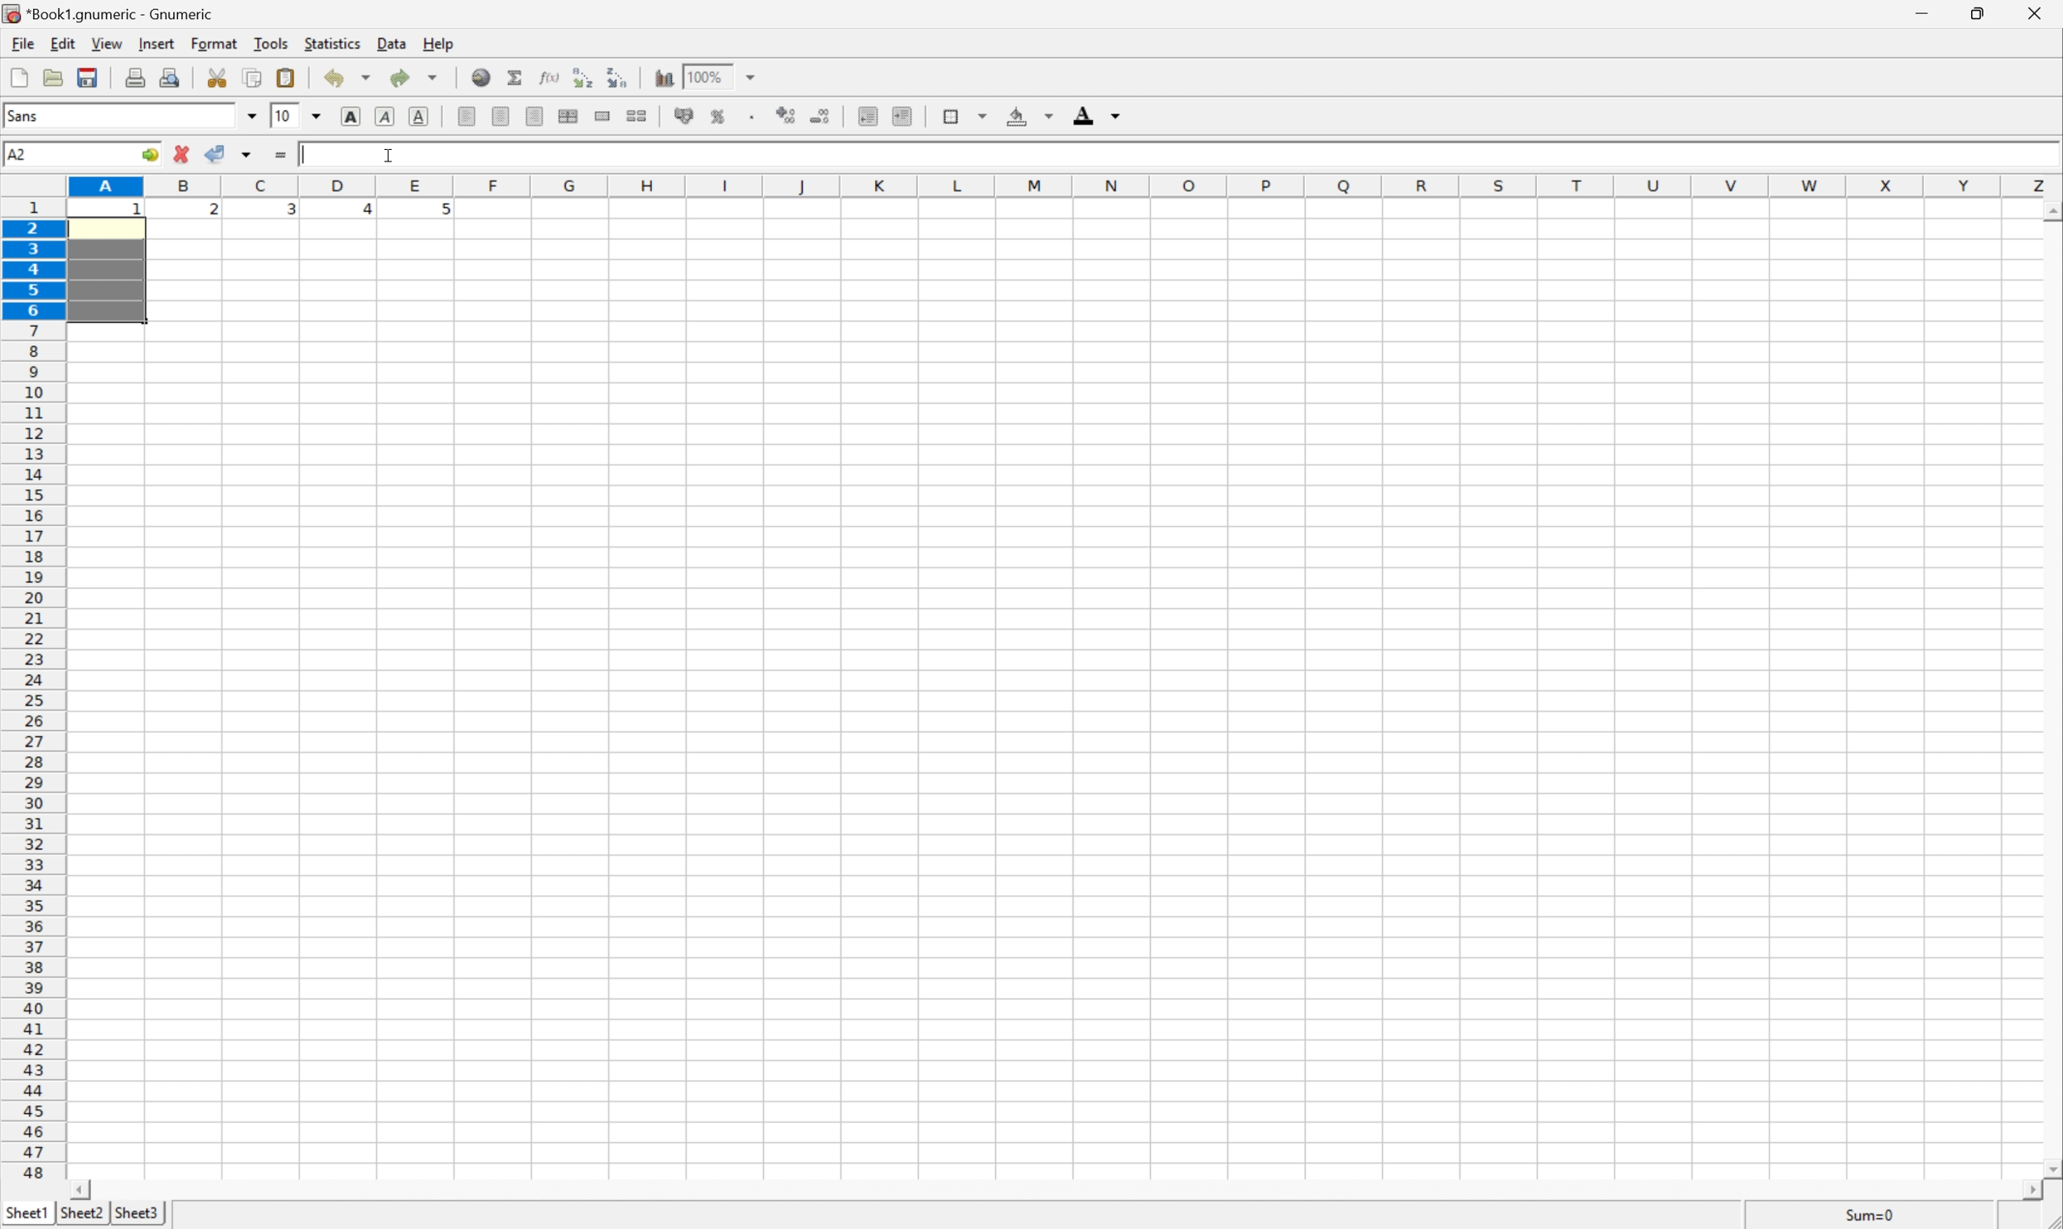 The height and width of the screenshot is (1229, 2063). I want to click on scroll down, so click(2050, 1162).